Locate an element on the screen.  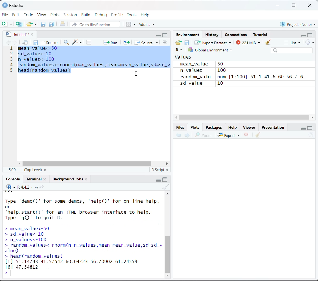
maximize is located at coordinates (310, 35).